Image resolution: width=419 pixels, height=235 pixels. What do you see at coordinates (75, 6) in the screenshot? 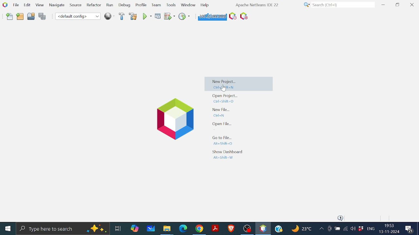
I see `Source` at bounding box center [75, 6].